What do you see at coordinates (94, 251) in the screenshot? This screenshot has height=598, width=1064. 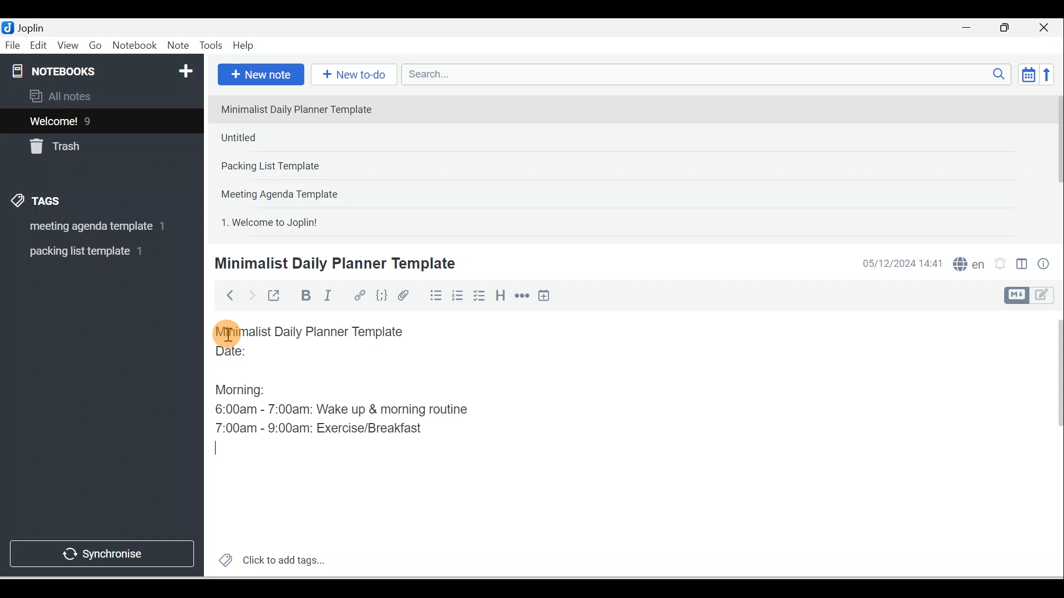 I see `Tag 2` at bounding box center [94, 251].